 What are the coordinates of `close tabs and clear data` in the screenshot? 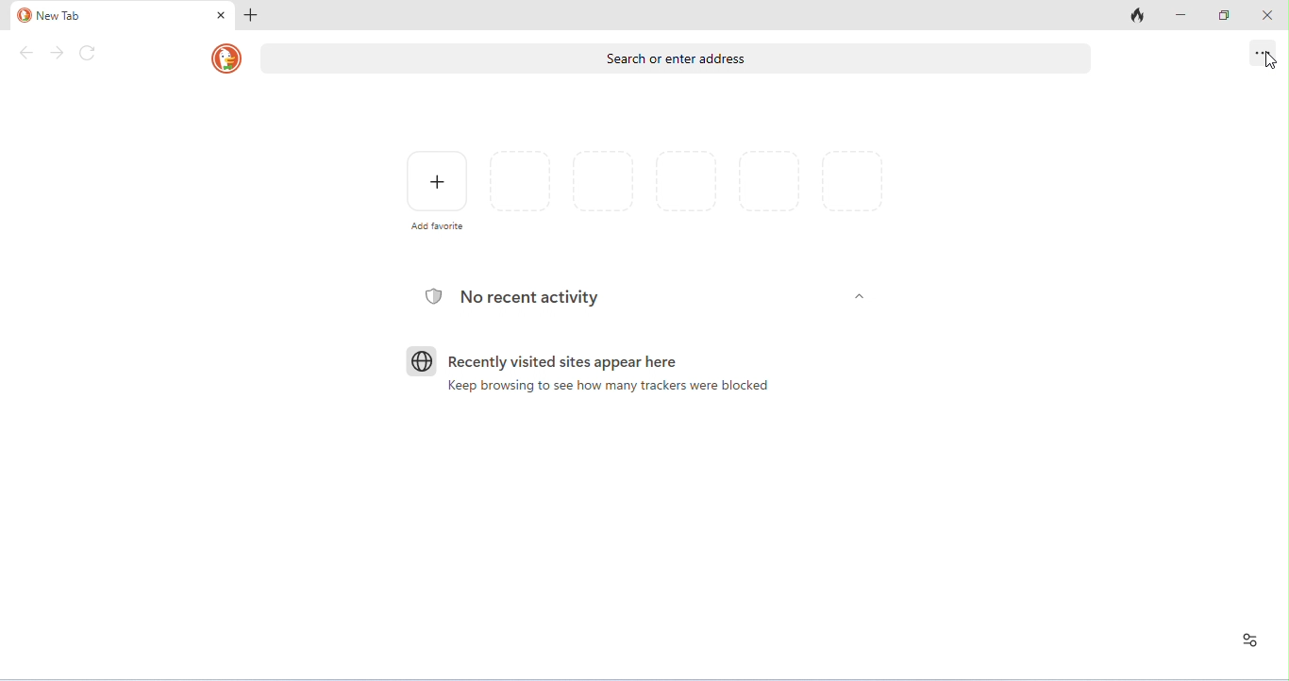 It's located at (1134, 16).